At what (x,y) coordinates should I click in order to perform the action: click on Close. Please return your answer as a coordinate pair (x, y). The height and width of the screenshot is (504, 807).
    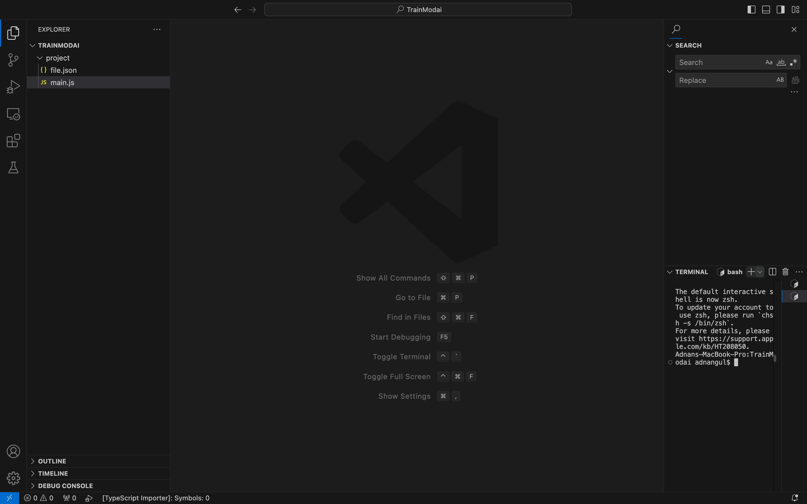
    Looking at the image, I should click on (796, 31).